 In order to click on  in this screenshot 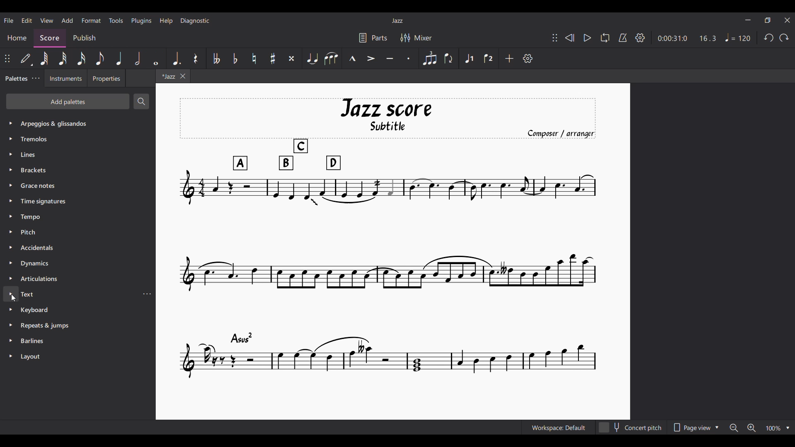, I will do `click(36, 263)`.